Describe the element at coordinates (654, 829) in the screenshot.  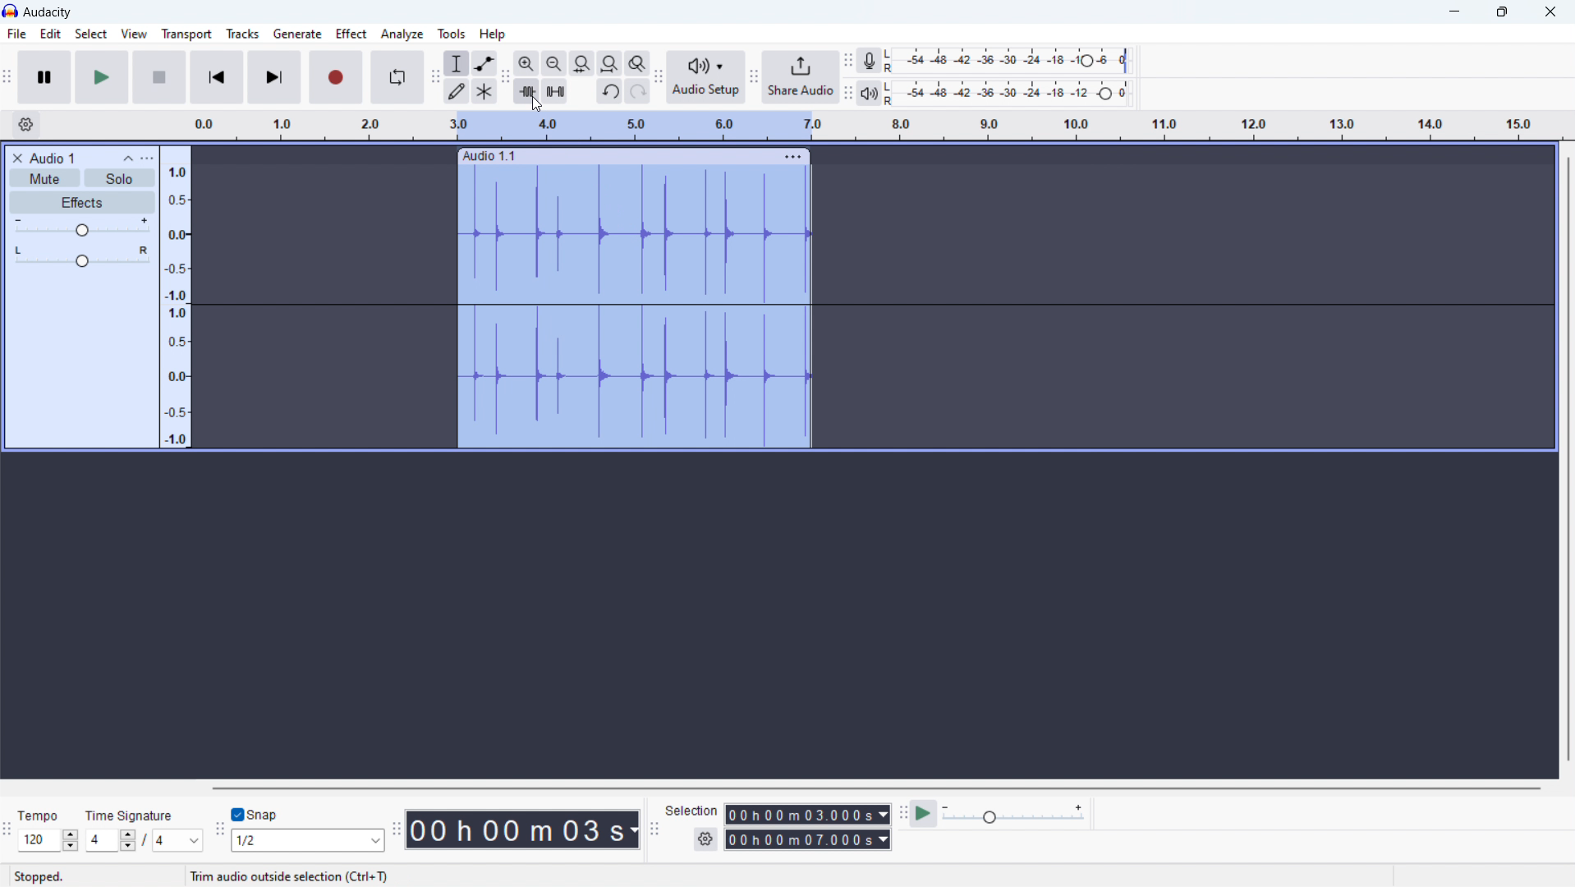
I see `selection toolbar` at that location.